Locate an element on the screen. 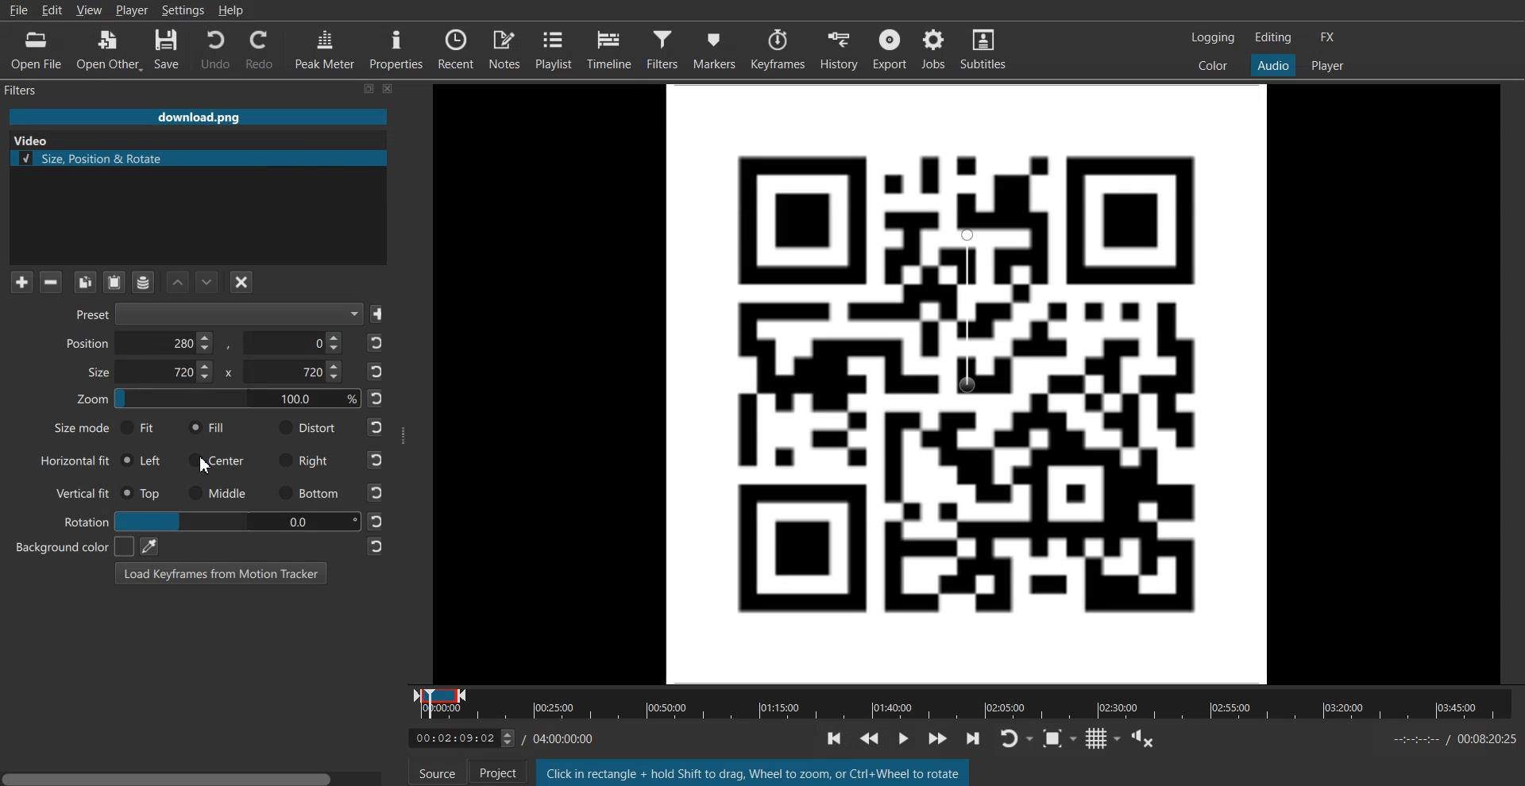 This screenshot has width=1525, height=786. Size, Position & Rotate is located at coordinates (198, 158).